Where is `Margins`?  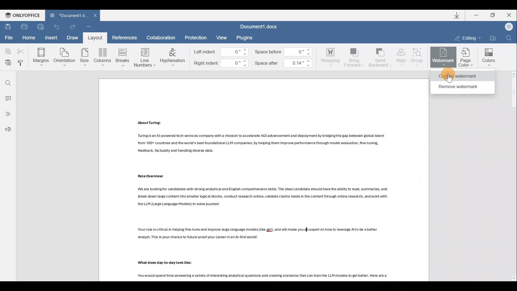 Margins is located at coordinates (42, 56).